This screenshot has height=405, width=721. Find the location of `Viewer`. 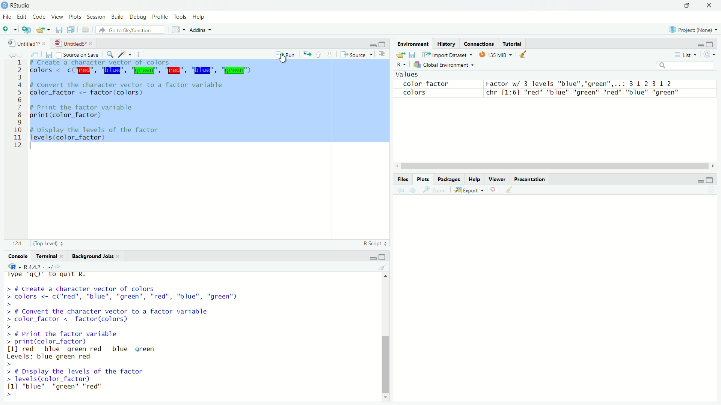

Viewer is located at coordinates (498, 179).